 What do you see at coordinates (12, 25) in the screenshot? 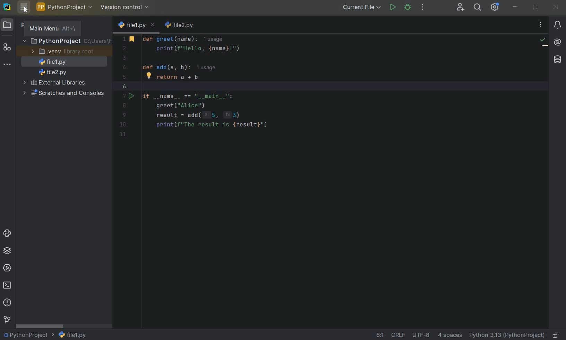
I see `Project icon` at bounding box center [12, 25].